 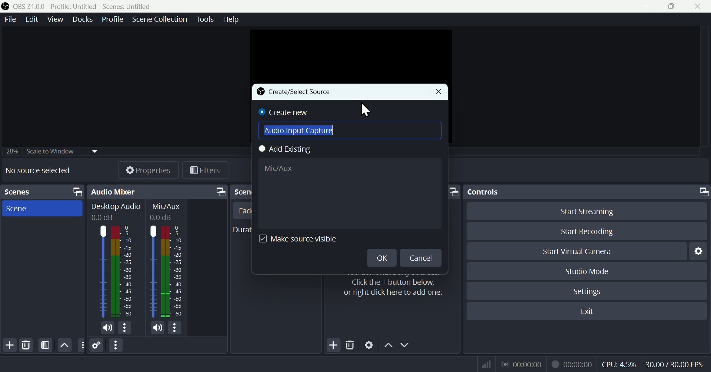 What do you see at coordinates (97, 346) in the screenshot?
I see `Settings` at bounding box center [97, 346].